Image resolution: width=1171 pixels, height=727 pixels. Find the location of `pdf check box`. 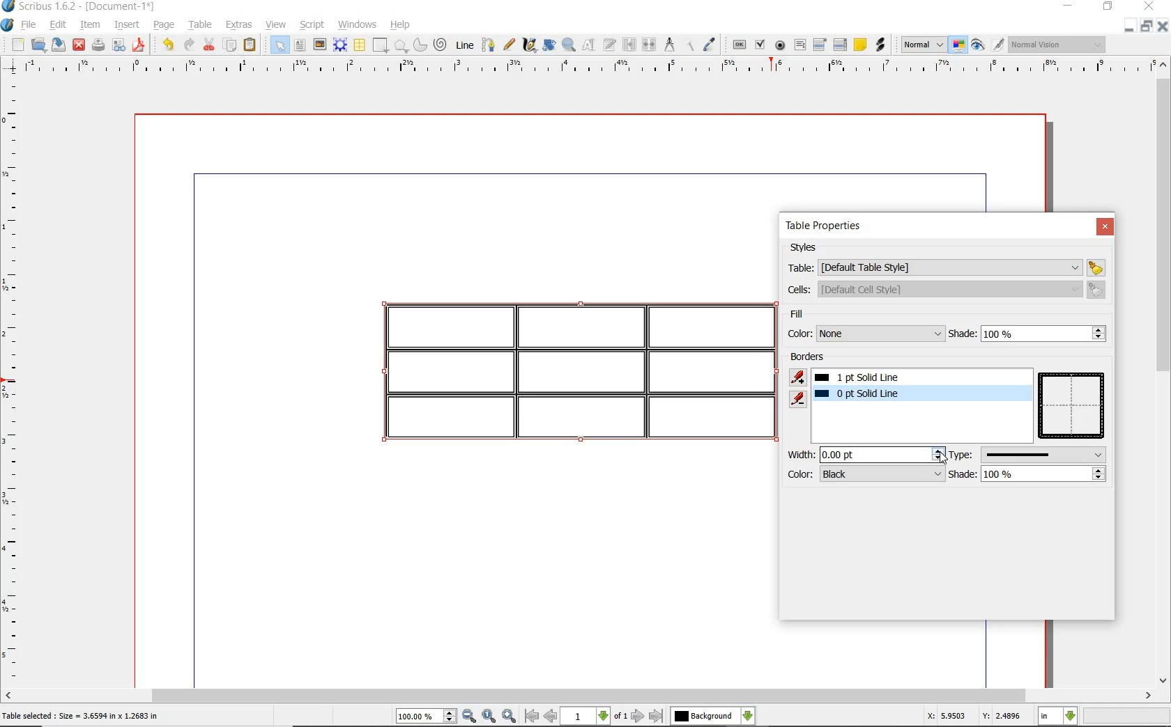

pdf check box is located at coordinates (761, 46).